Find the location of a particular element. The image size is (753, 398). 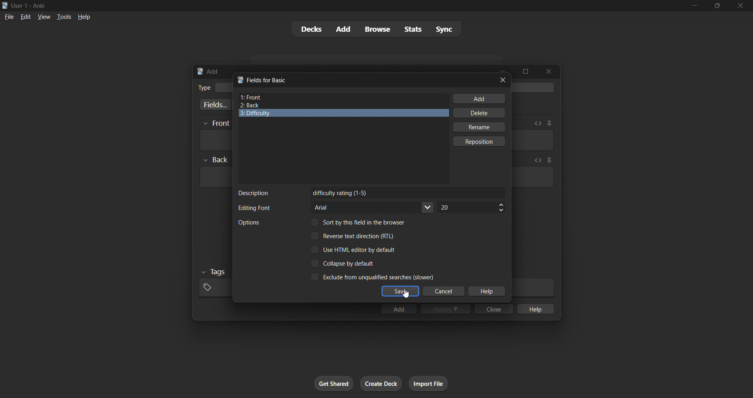

Toggle is located at coordinates (353, 250).